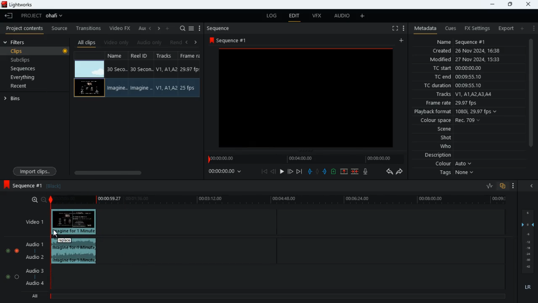 Image resolution: width=538 pixels, height=303 pixels. What do you see at coordinates (424, 28) in the screenshot?
I see `metadata` at bounding box center [424, 28].